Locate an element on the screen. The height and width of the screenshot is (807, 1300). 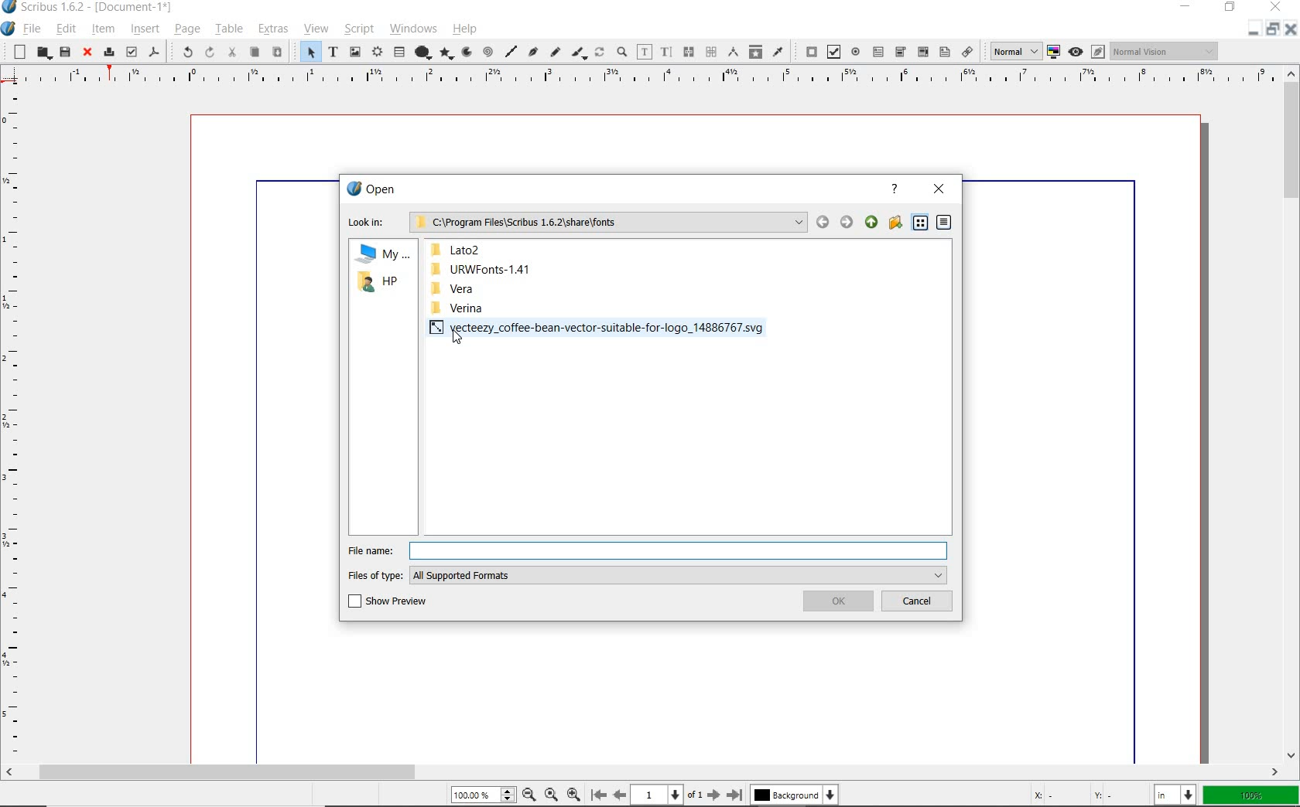
page is located at coordinates (186, 30).